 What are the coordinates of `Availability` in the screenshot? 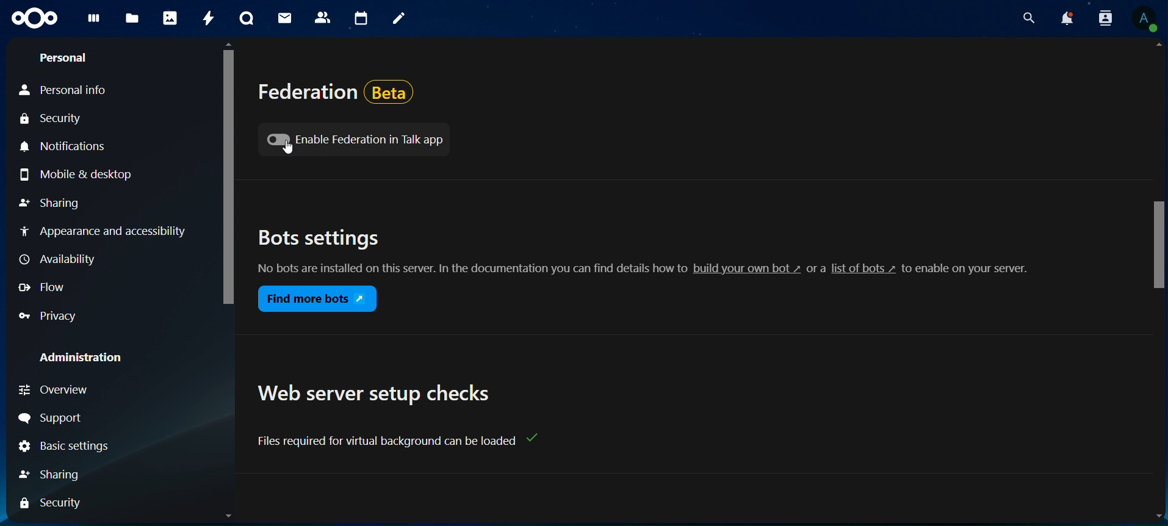 It's located at (55, 259).